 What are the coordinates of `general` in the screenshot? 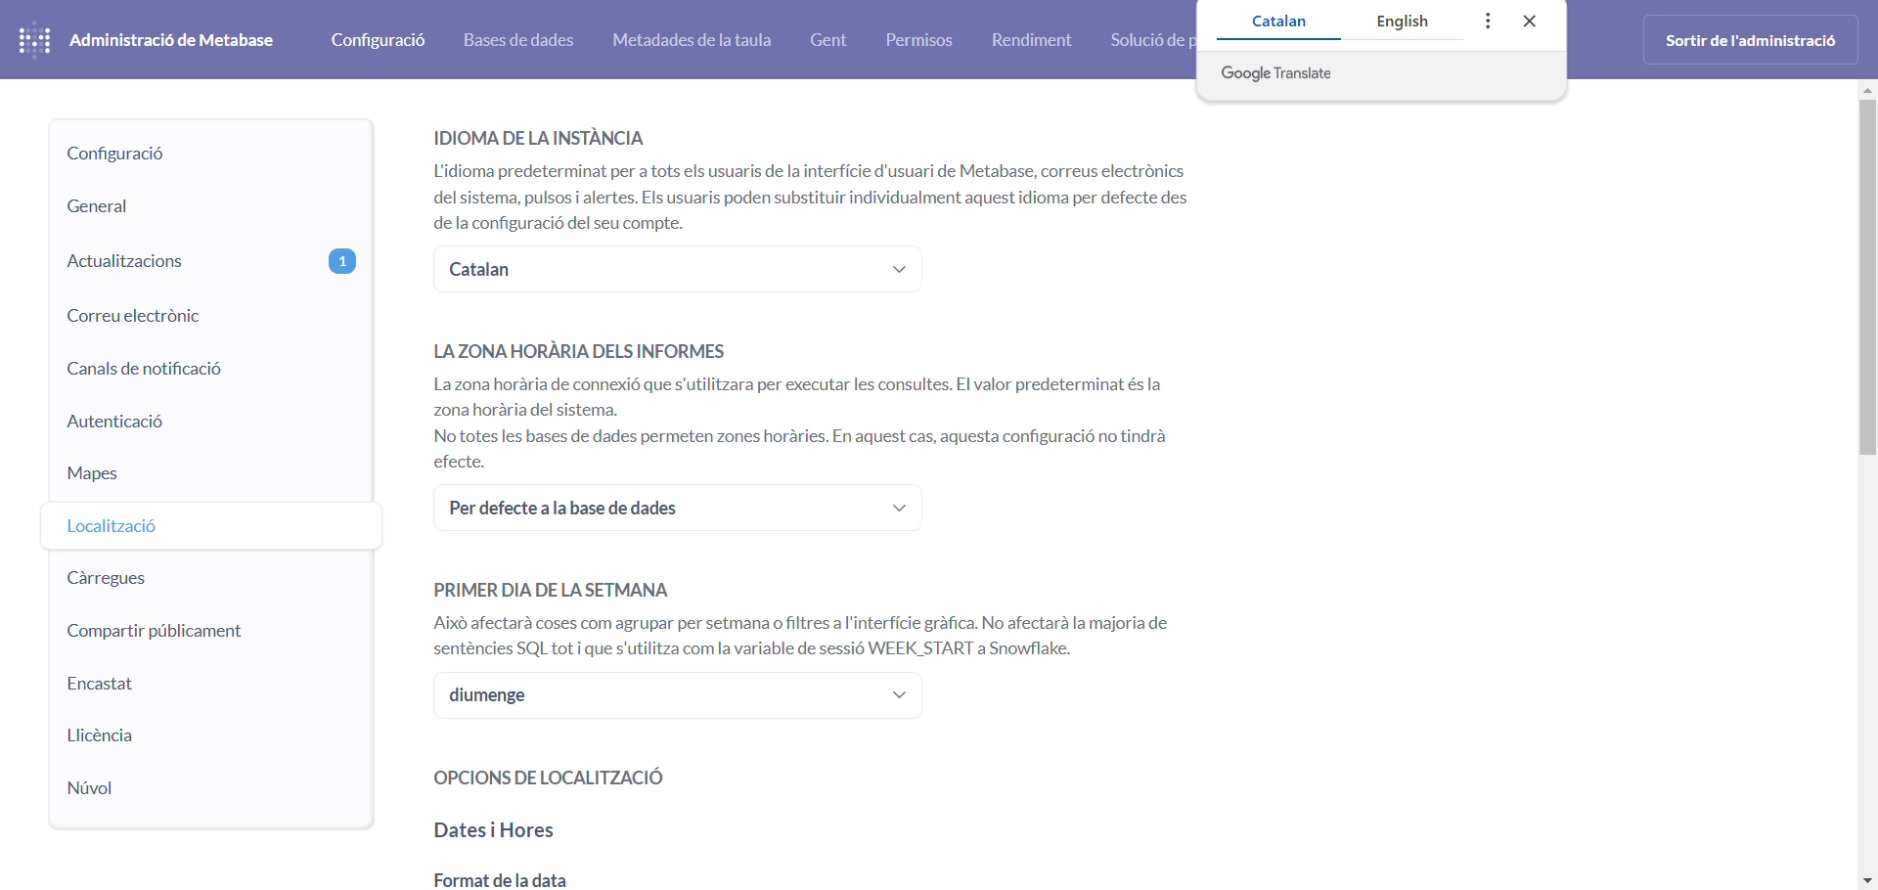 It's located at (204, 208).